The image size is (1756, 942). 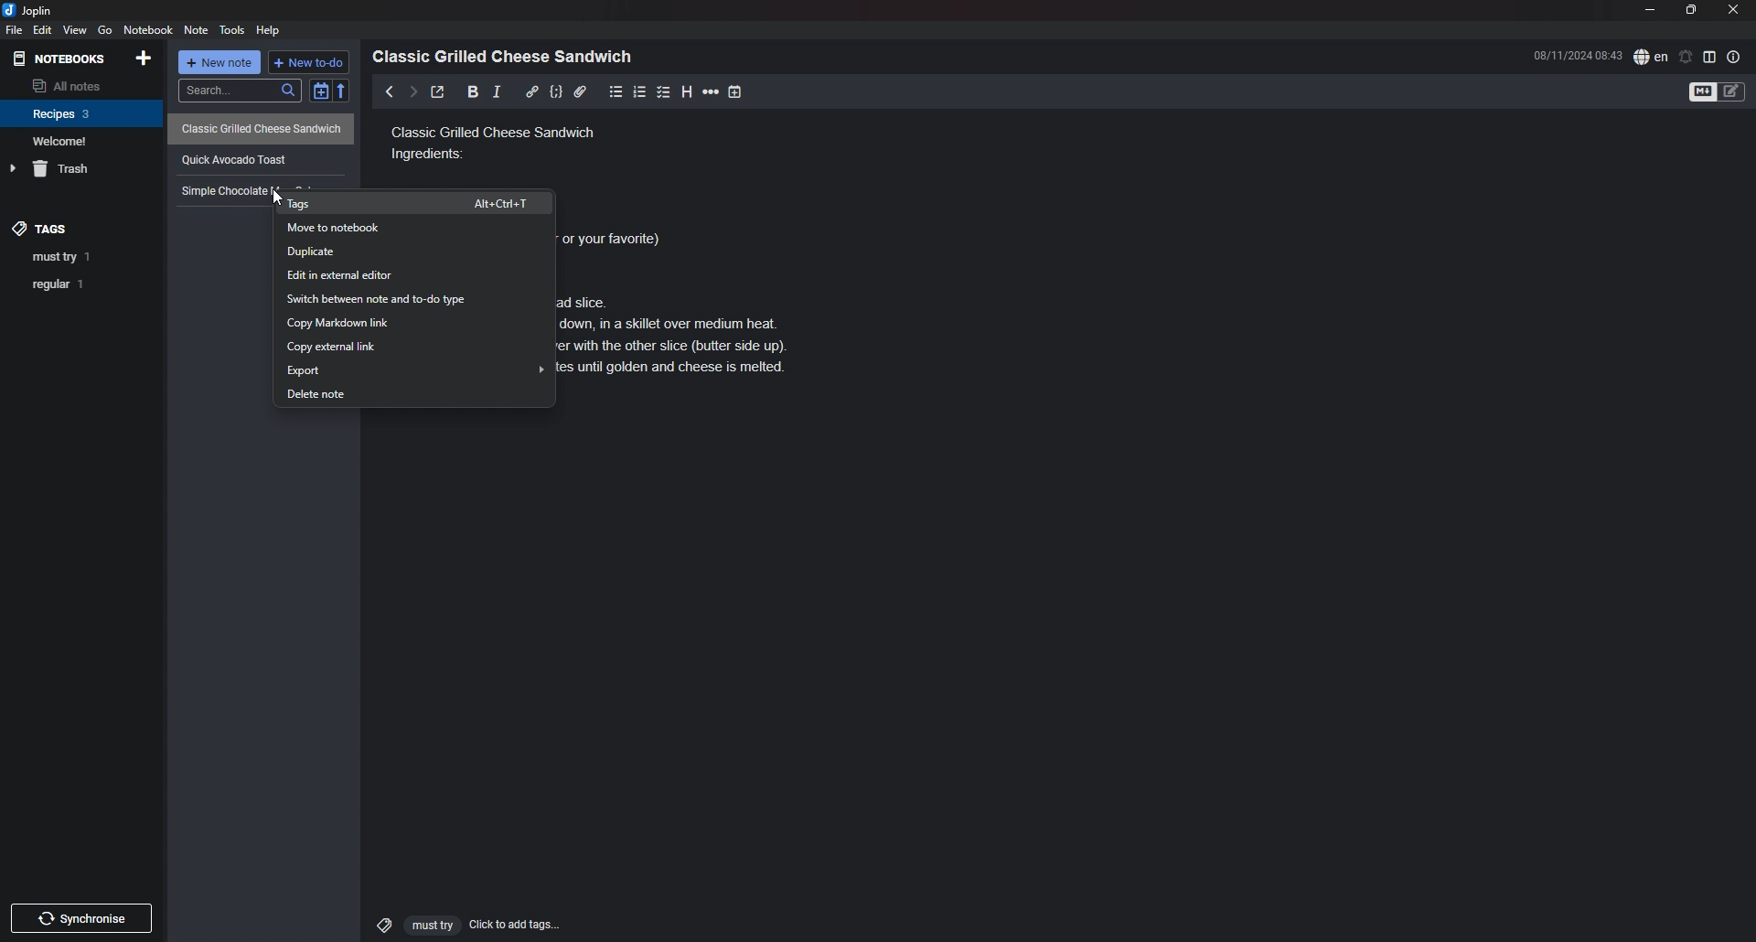 What do you see at coordinates (82, 112) in the screenshot?
I see `notebook` at bounding box center [82, 112].